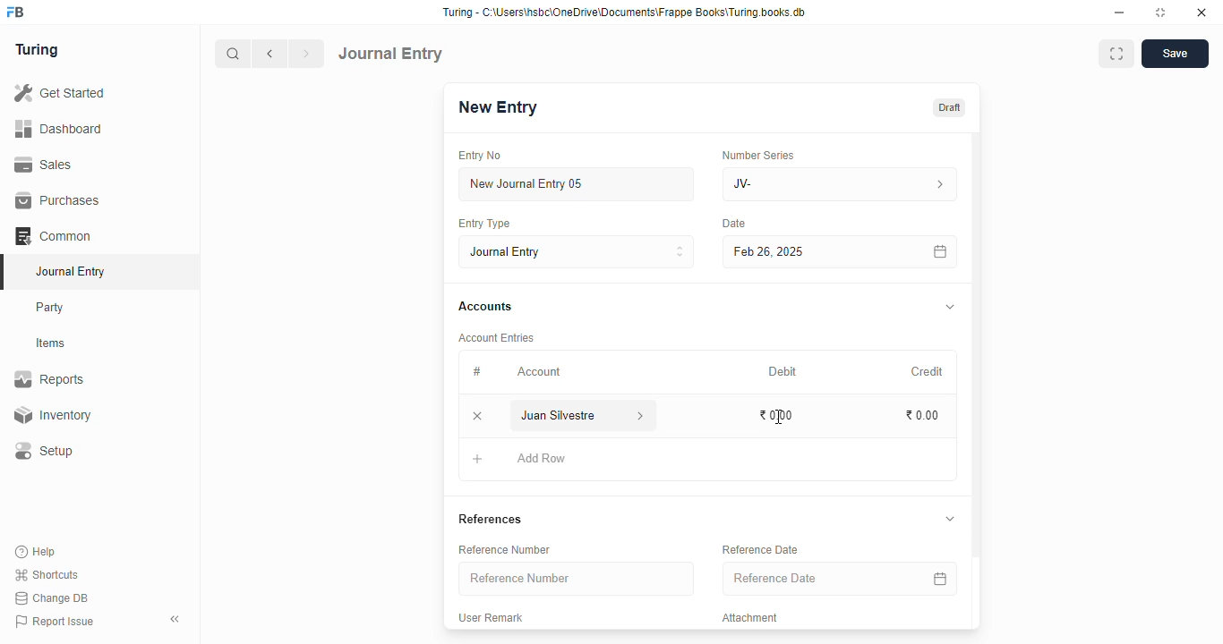 The width and height of the screenshot is (1223, 644). What do you see at coordinates (46, 452) in the screenshot?
I see `setup` at bounding box center [46, 452].